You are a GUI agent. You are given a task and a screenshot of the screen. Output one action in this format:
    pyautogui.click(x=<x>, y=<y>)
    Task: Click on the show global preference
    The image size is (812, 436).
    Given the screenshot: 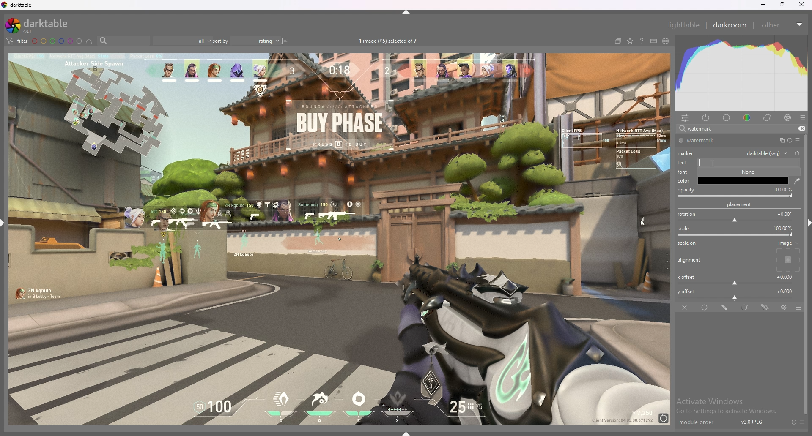 What is the action you would take?
    pyautogui.click(x=666, y=41)
    